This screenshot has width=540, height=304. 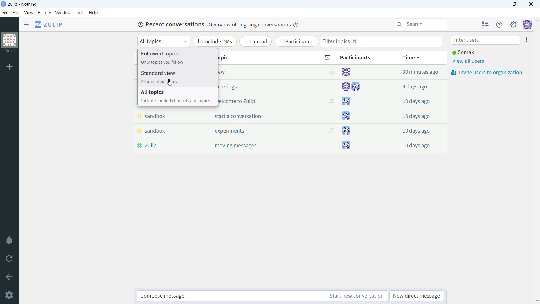 I want to click on cursor, so click(x=170, y=82).